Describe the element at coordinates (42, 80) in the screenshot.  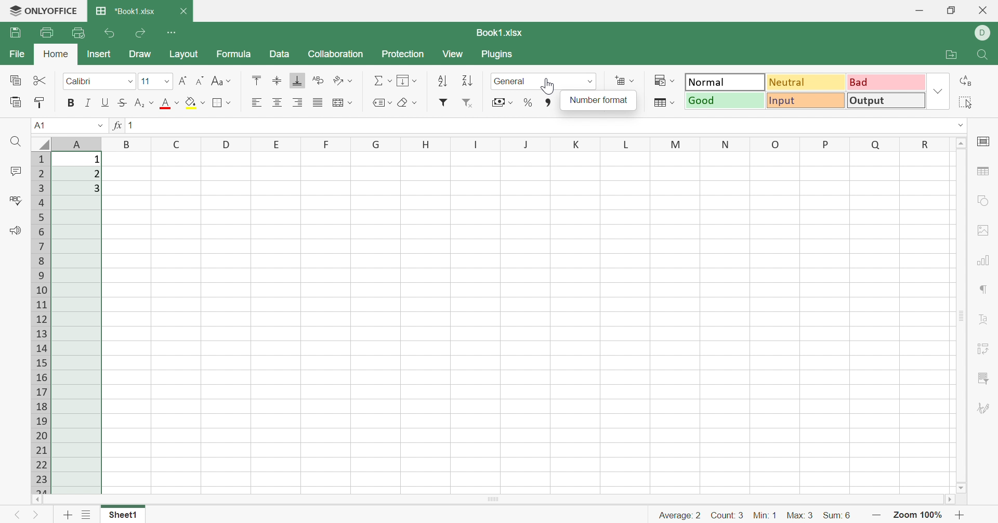
I see `Cut` at that location.